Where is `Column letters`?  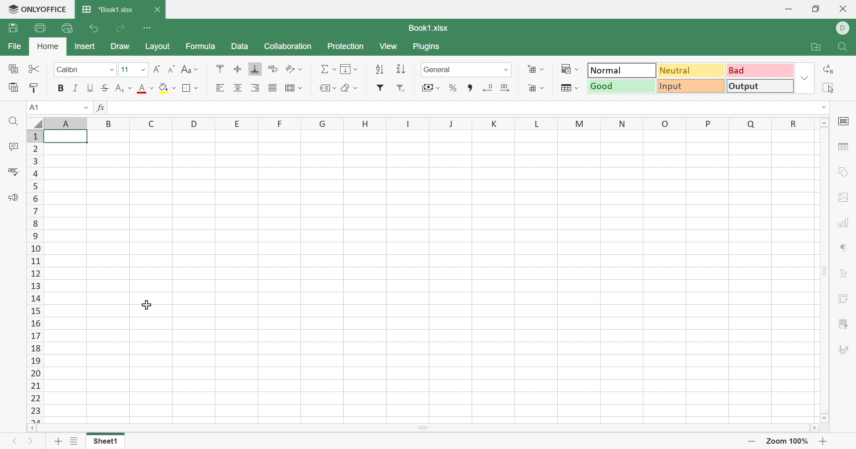
Column letters is located at coordinates (422, 123).